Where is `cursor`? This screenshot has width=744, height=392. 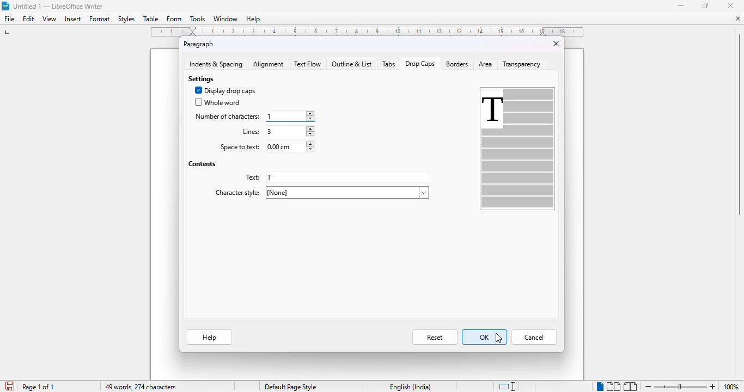 cursor is located at coordinates (498, 338).